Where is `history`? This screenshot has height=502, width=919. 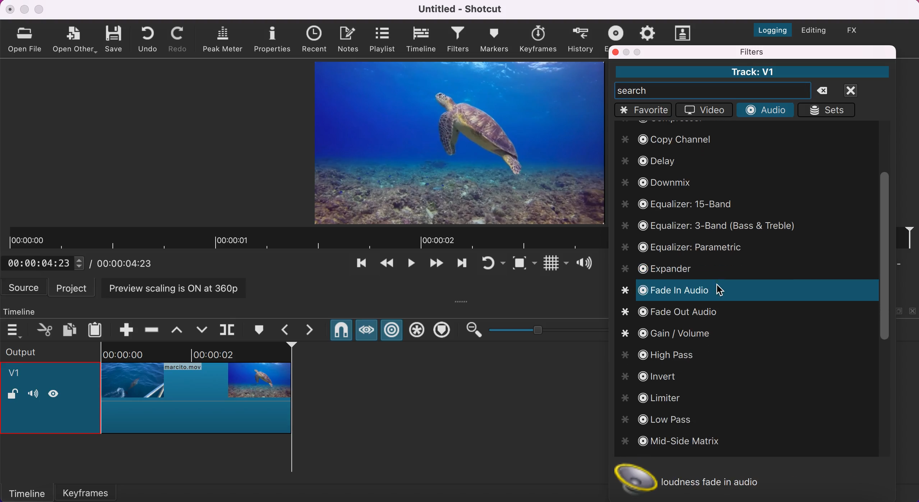 history is located at coordinates (581, 39).